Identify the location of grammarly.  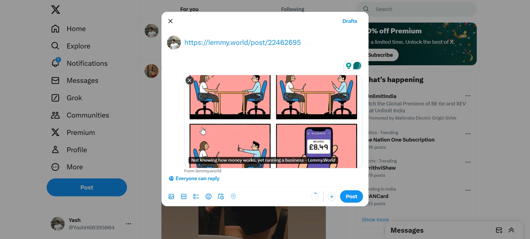
(352, 65).